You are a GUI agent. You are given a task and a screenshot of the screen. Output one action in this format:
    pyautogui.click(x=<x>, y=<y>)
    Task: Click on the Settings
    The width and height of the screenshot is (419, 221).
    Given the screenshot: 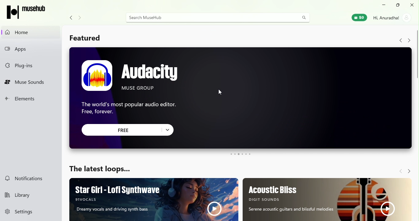 What is the action you would take?
    pyautogui.click(x=29, y=213)
    